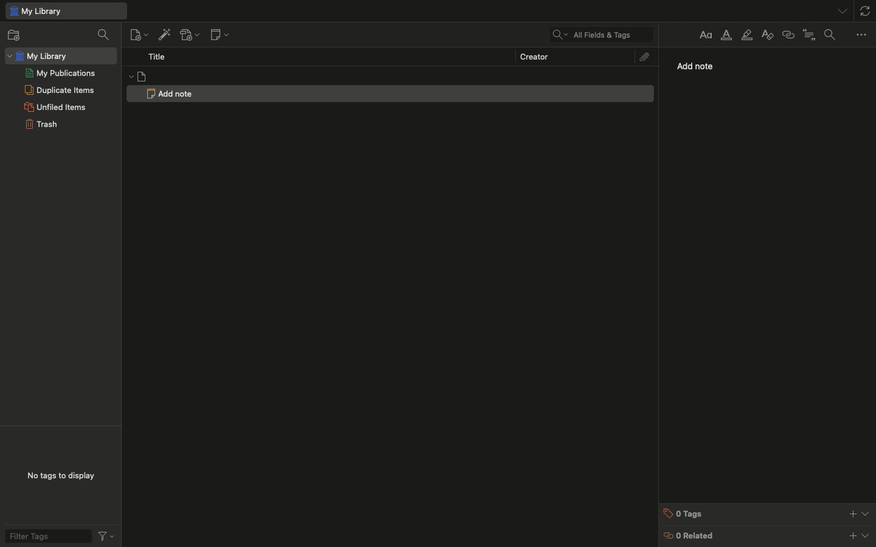 This screenshot has height=547, width=876. I want to click on Format text, so click(704, 35).